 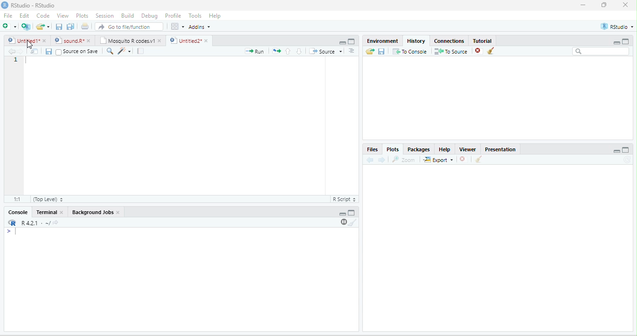 I want to click on Help, so click(x=445, y=149).